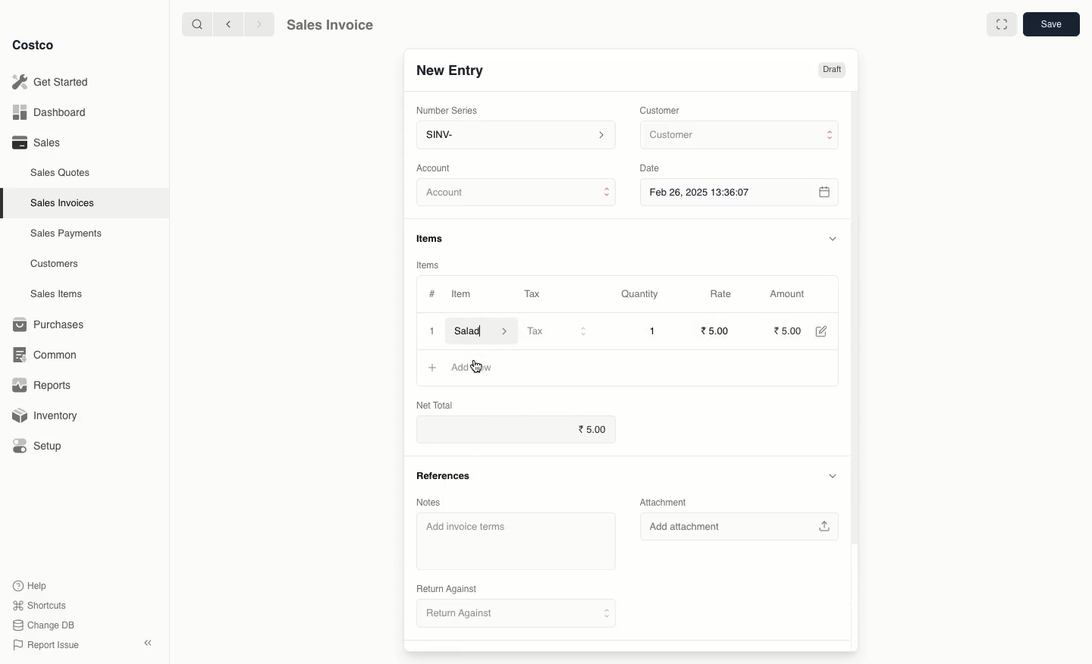 The width and height of the screenshot is (1092, 664). Describe the element at coordinates (738, 136) in the screenshot. I see `Customer` at that location.